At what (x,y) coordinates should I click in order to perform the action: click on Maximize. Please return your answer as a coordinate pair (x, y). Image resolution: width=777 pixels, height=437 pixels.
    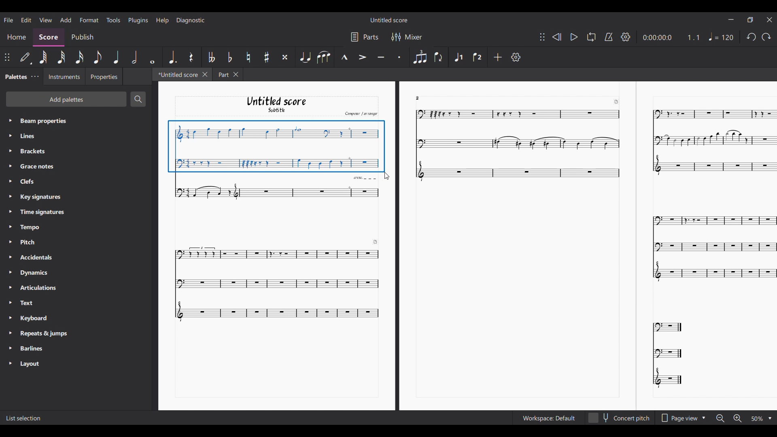
    Looking at the image, I should click on (750, 21).